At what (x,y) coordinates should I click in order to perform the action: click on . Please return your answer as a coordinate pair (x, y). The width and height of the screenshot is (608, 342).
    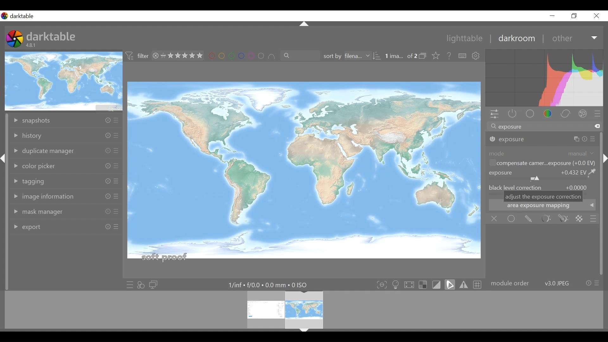
    Looking at the image, I should click on (302, 25).